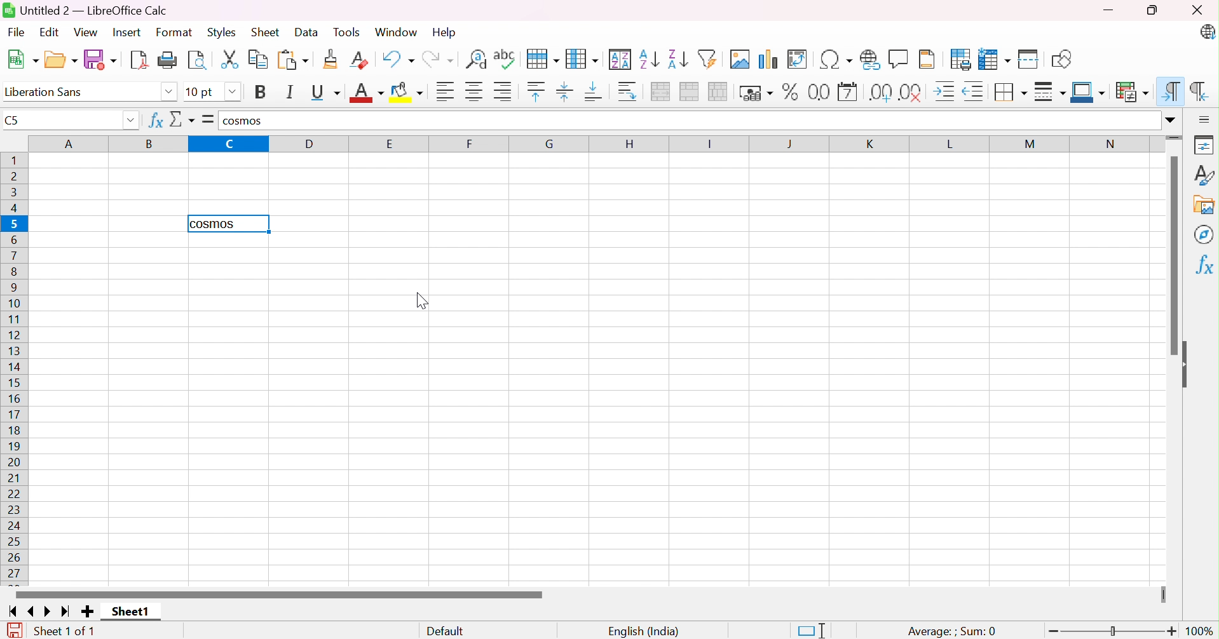 The height and width of the screenshot is (639, 1219). I want to click on Find and Replace, so click(476, 57).